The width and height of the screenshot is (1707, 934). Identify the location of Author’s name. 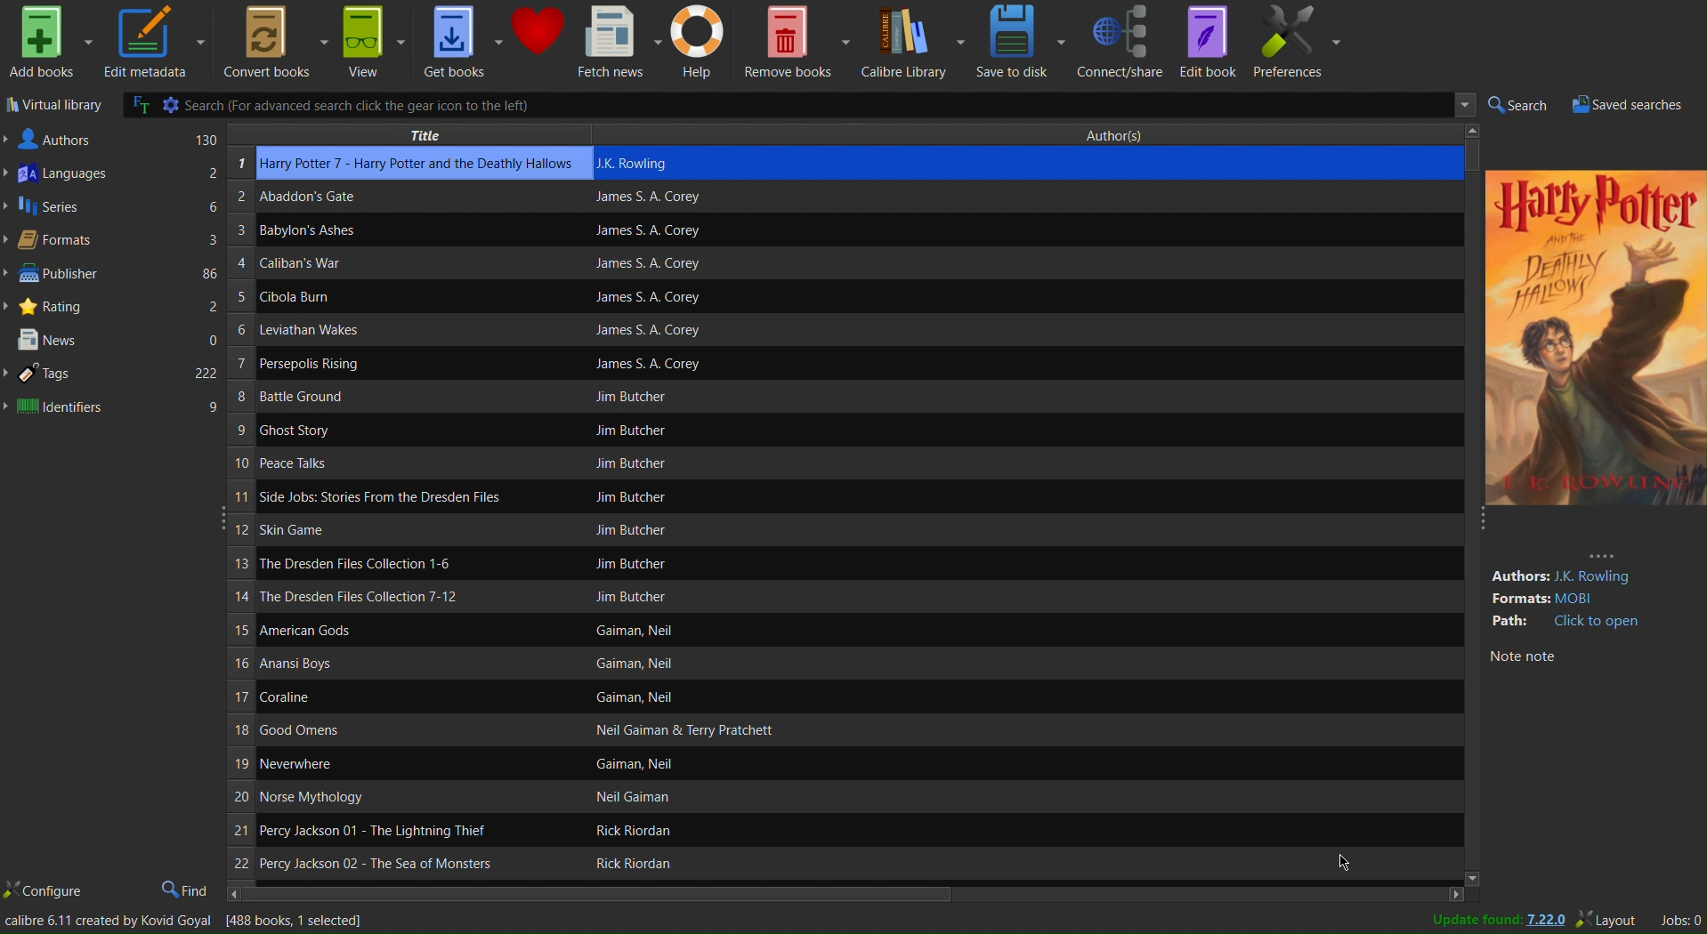
(810, 365).